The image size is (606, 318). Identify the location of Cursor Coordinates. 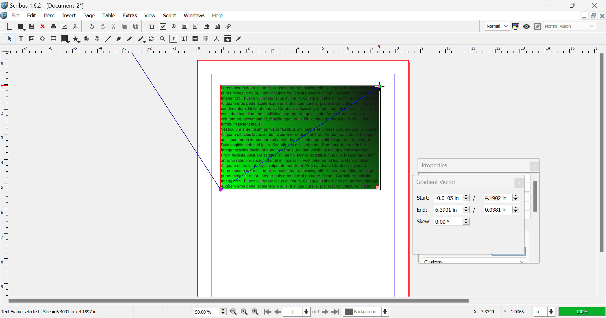
(499, 312).